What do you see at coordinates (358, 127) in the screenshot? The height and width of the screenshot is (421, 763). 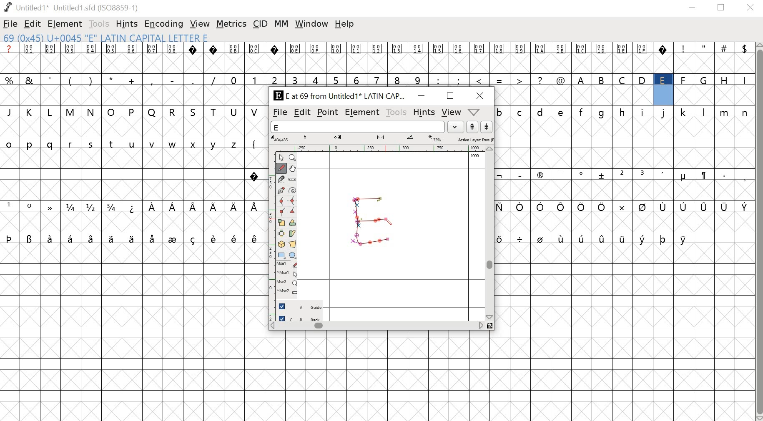 I see `word list field` at bounding box center [358, 127].